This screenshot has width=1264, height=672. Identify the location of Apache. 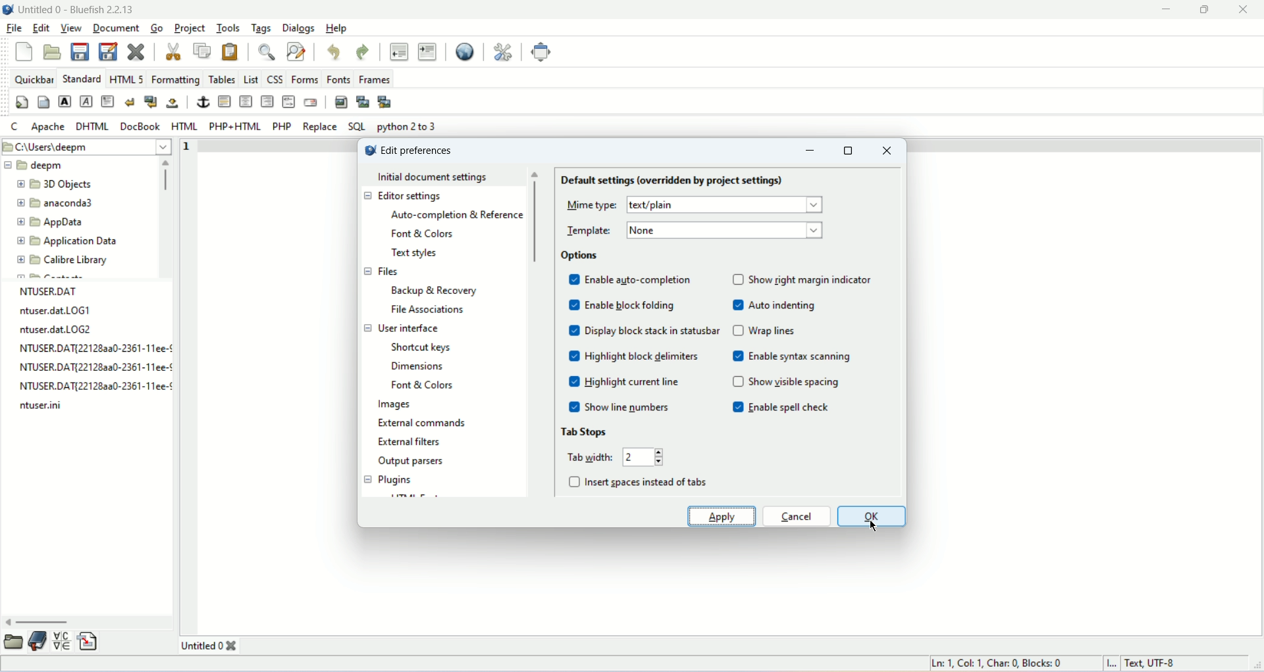
(46, 125).